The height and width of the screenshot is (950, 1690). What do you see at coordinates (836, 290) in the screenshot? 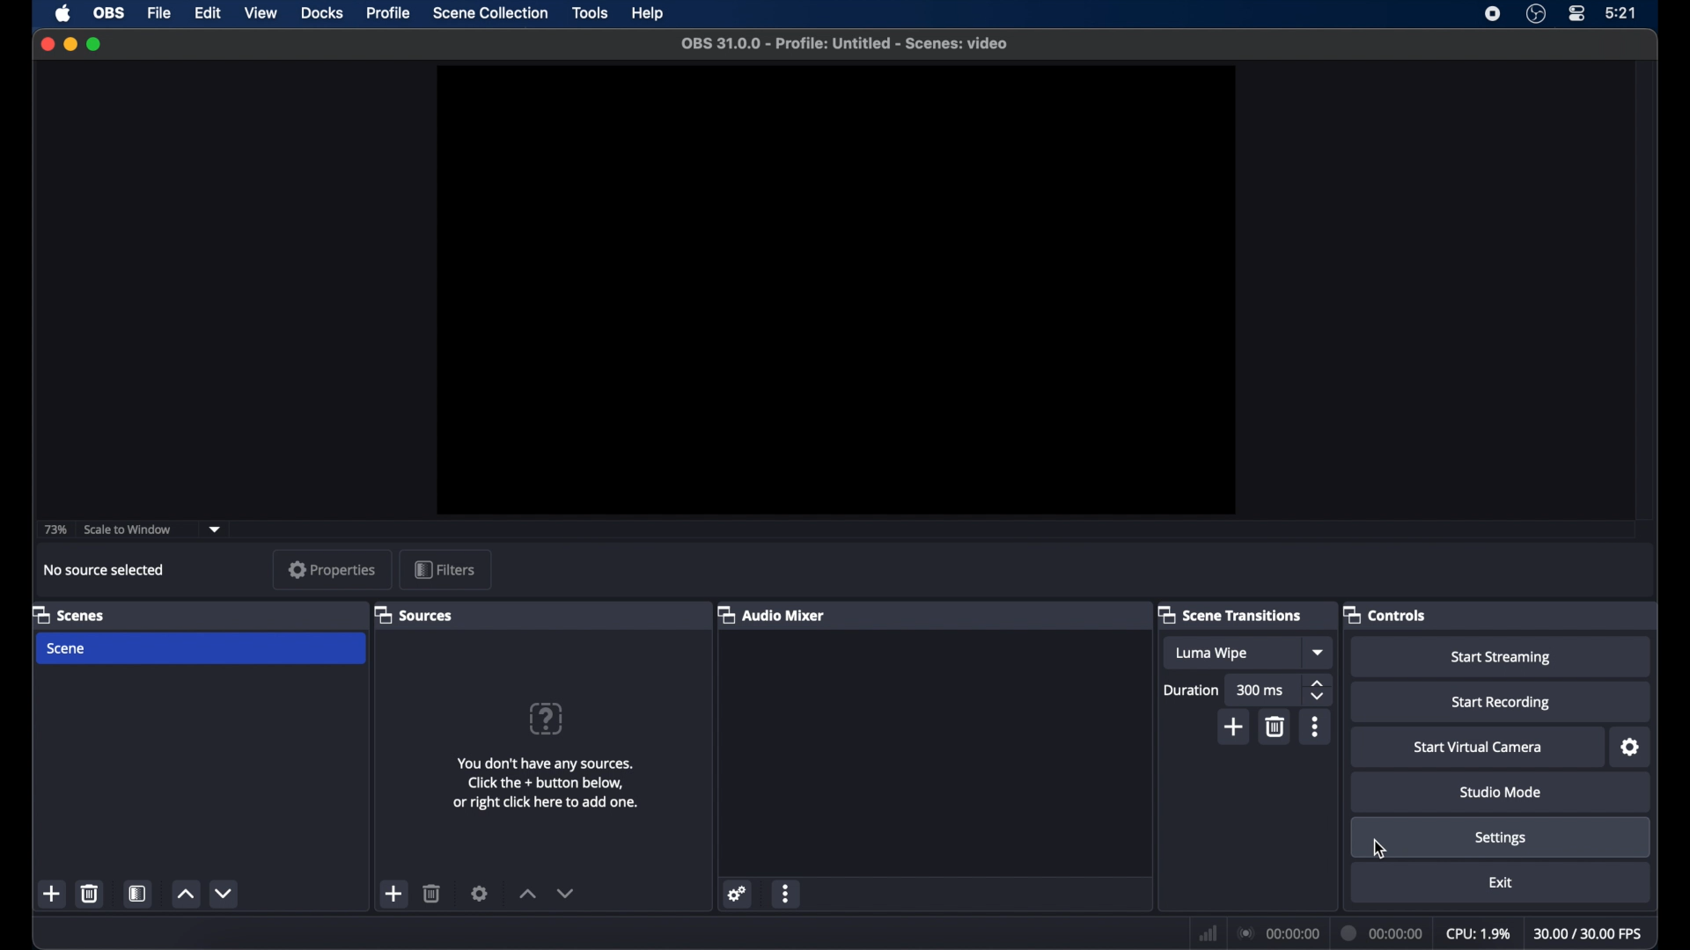
I see `preview` at bounding box center [836, 290].